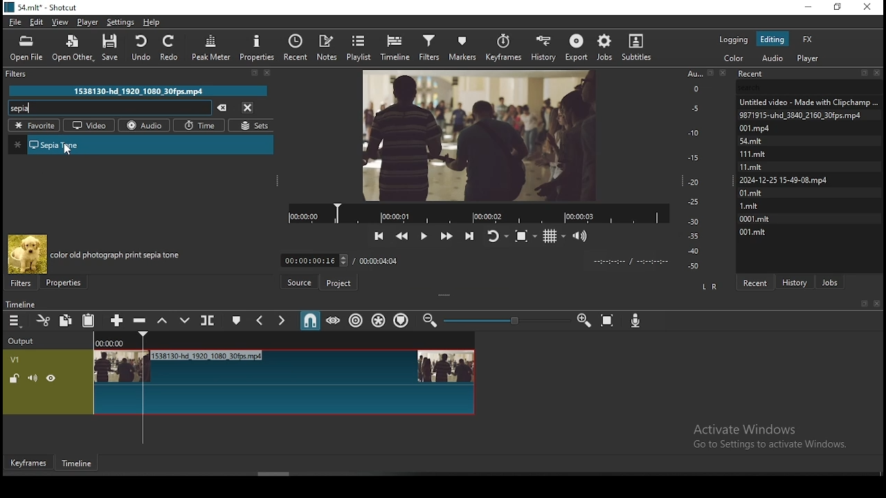  What do you see at coordinates (733, 57) in the screenshot?
I see `color` at bounding box center [733, 57].